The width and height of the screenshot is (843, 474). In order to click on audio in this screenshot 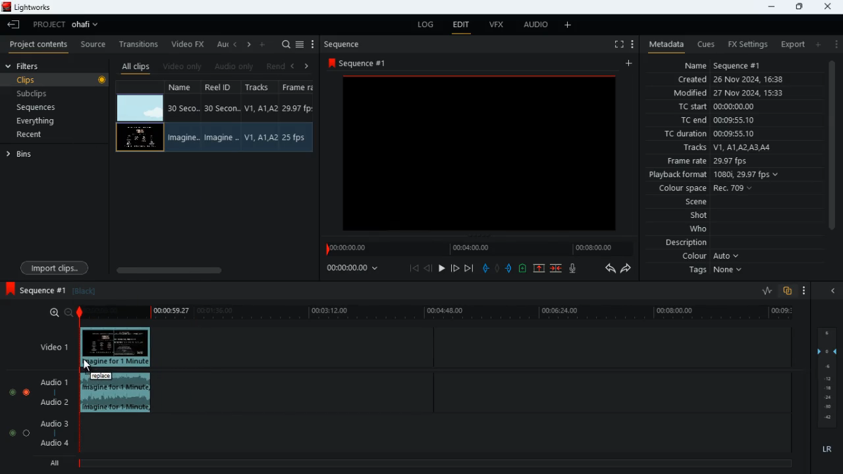, I will do `click(117, 394)`.